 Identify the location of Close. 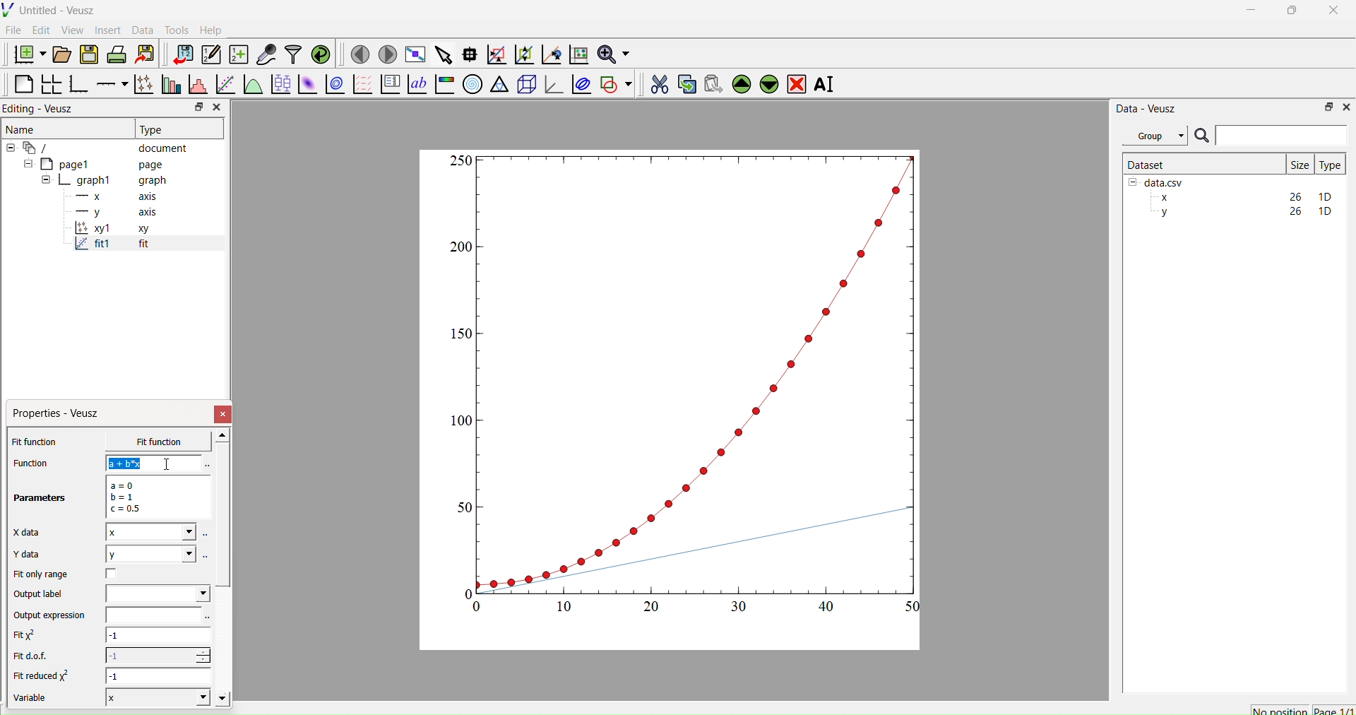
(224, 414).